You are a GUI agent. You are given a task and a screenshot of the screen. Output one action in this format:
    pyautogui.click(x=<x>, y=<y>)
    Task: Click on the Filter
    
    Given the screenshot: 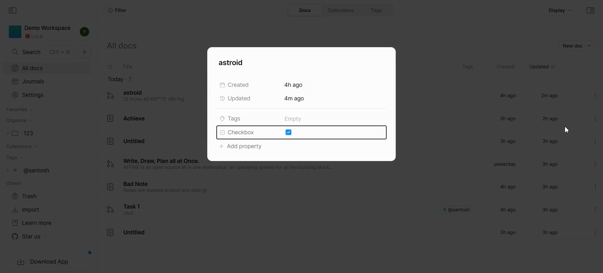 What is the action you would take?
    pyautogui.click(x=117, y=10)
    